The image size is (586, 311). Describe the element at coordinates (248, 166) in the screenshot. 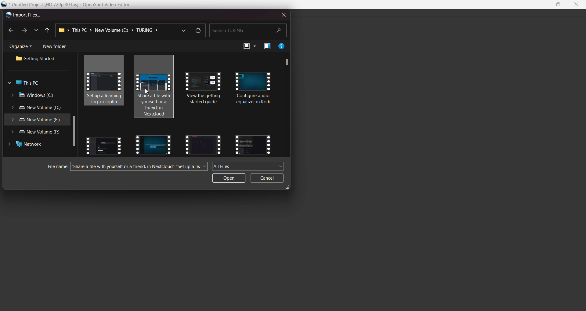

I see `all files` at that location.